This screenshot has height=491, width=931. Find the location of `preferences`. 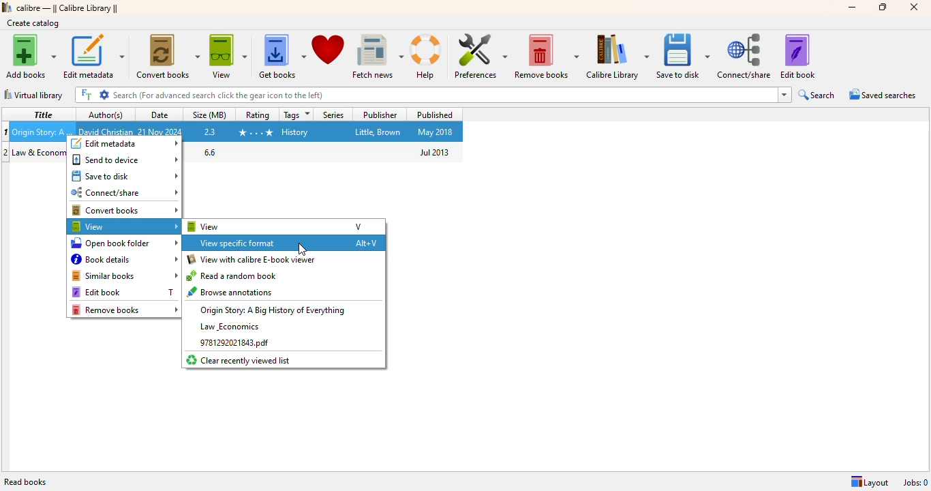

preferences is located at coordinates (479, 56).